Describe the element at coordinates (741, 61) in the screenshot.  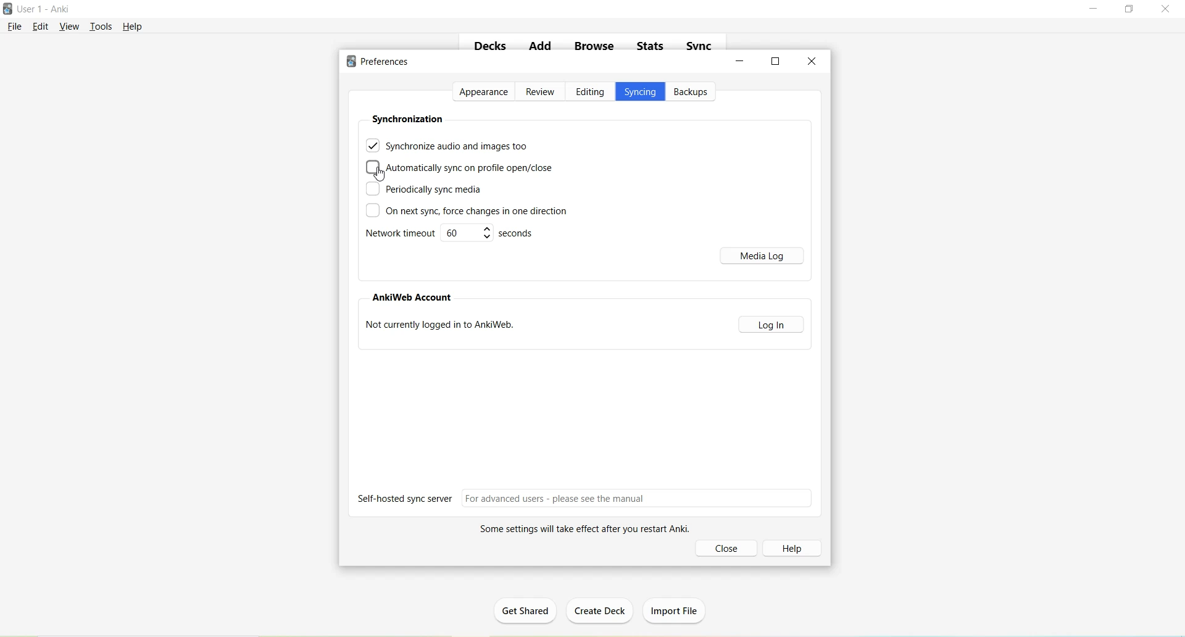
I see `Minimize` at that location.